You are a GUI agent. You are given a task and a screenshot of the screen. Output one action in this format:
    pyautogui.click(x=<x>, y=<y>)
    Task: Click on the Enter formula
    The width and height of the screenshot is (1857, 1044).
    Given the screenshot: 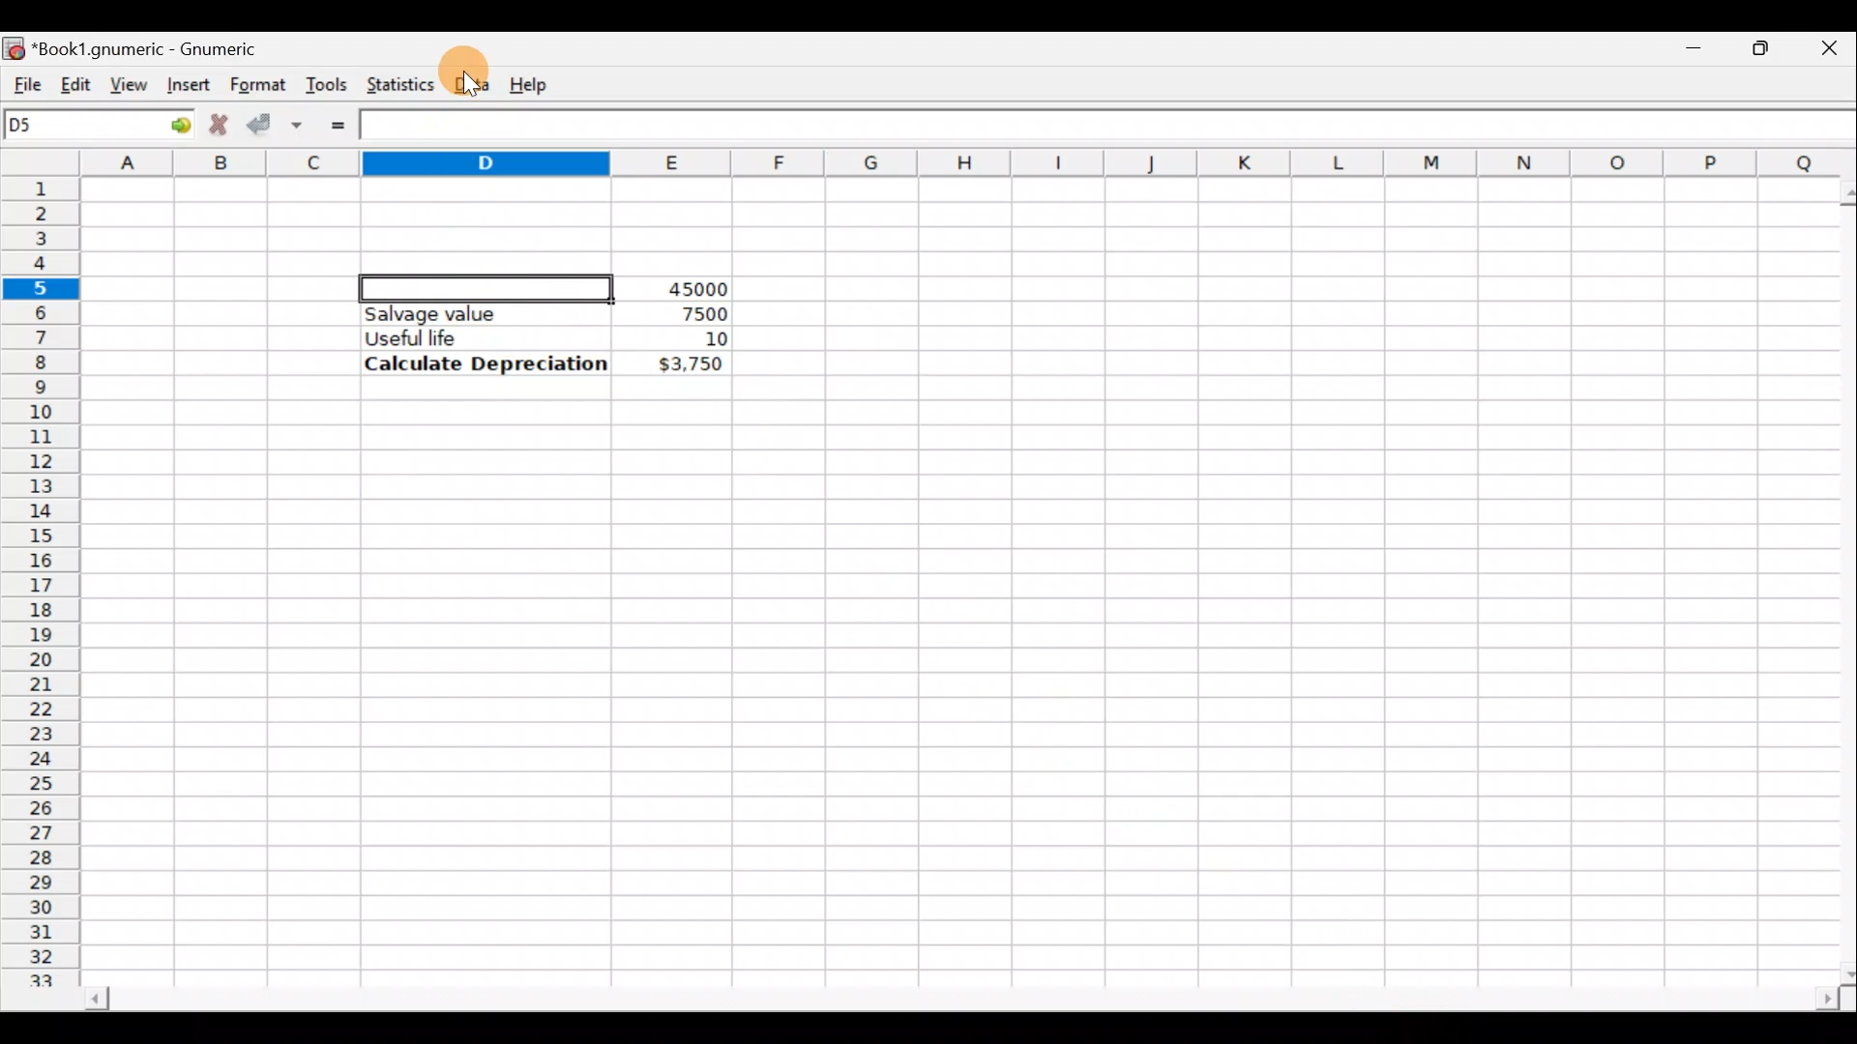 What is the action you would take?
    pyautogui.click(x=338, y=126)
    